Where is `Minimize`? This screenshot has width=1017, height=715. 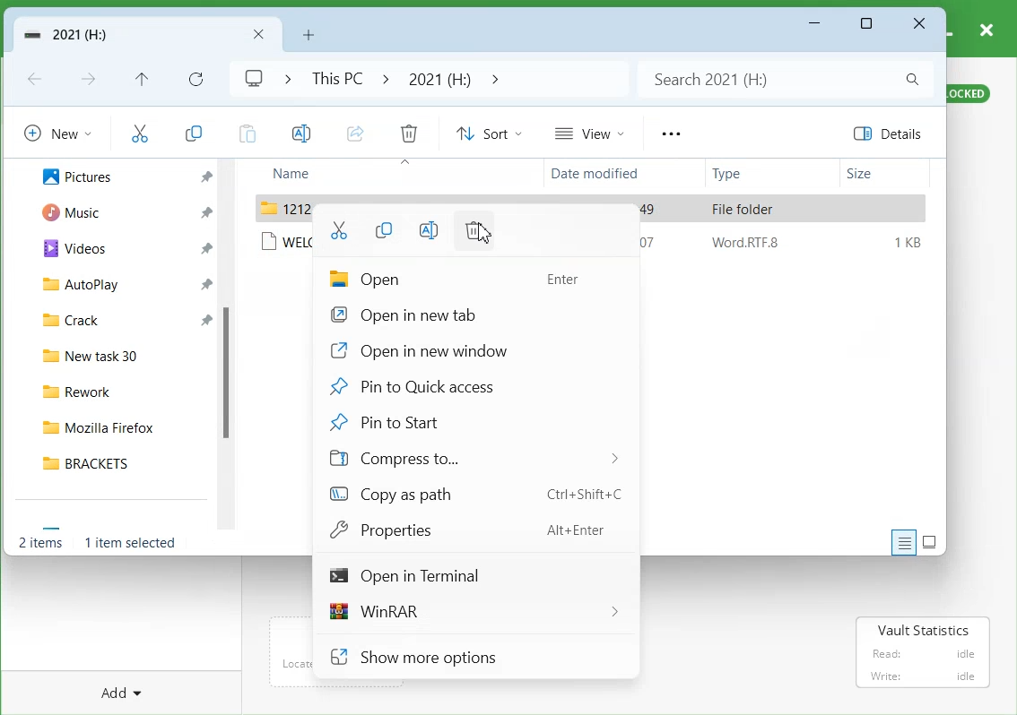 Minimize is located at coordinates (815, 24).